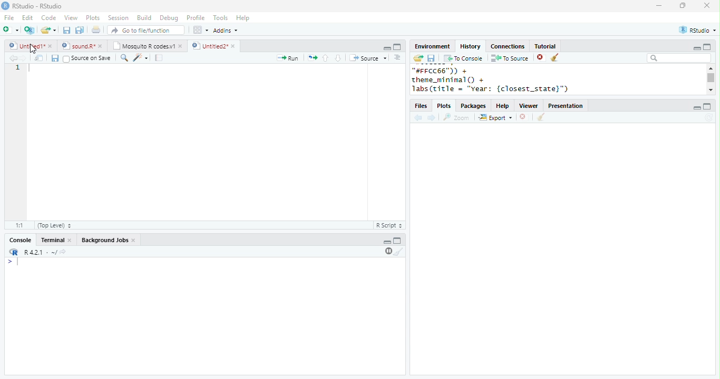  Describe the element at coordinates (80, 31) in the screenshot. I see `save all` at that location.